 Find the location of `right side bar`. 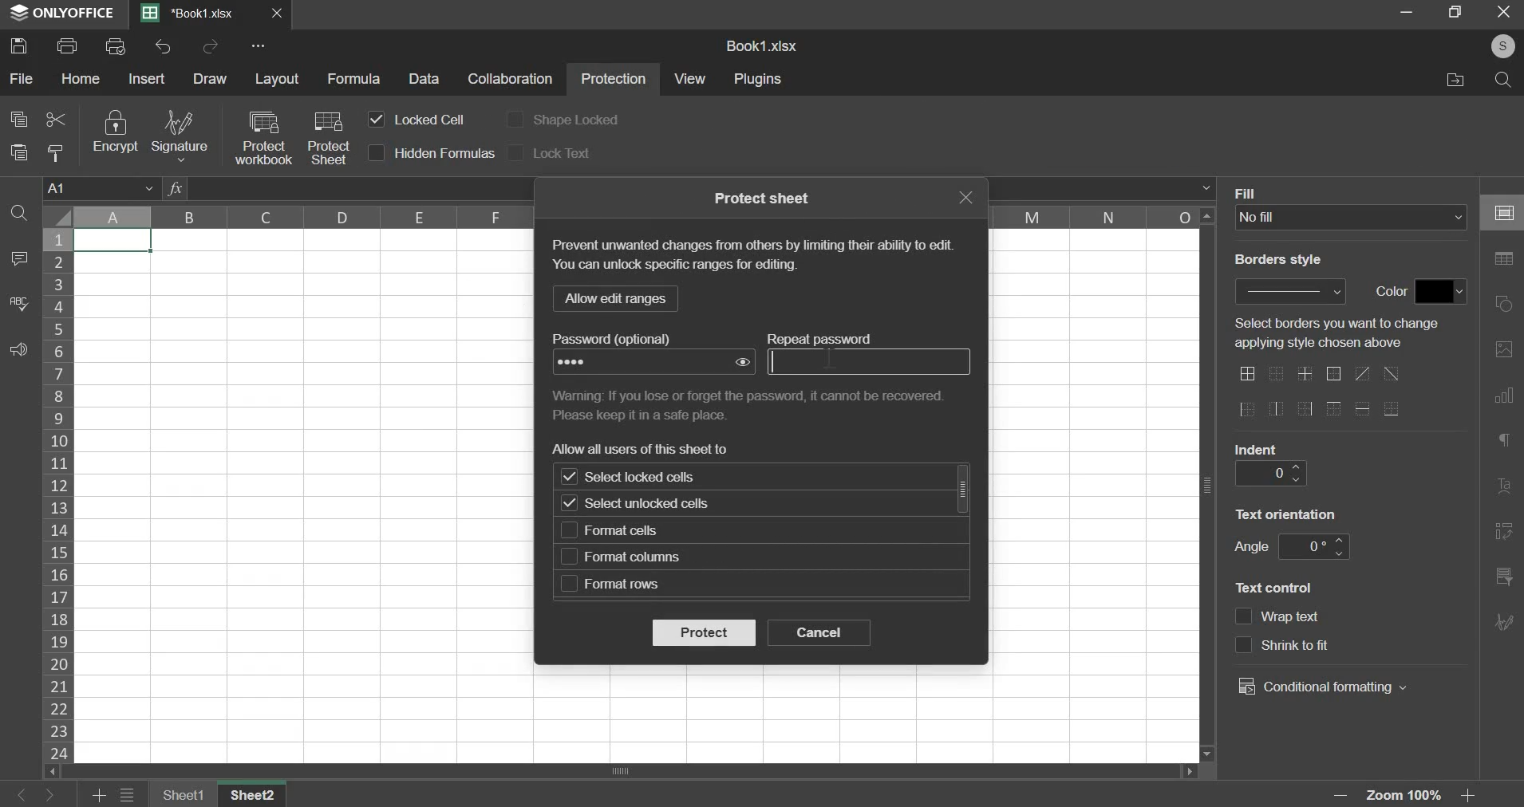

right side bar is located at coordinates (1508, 213).